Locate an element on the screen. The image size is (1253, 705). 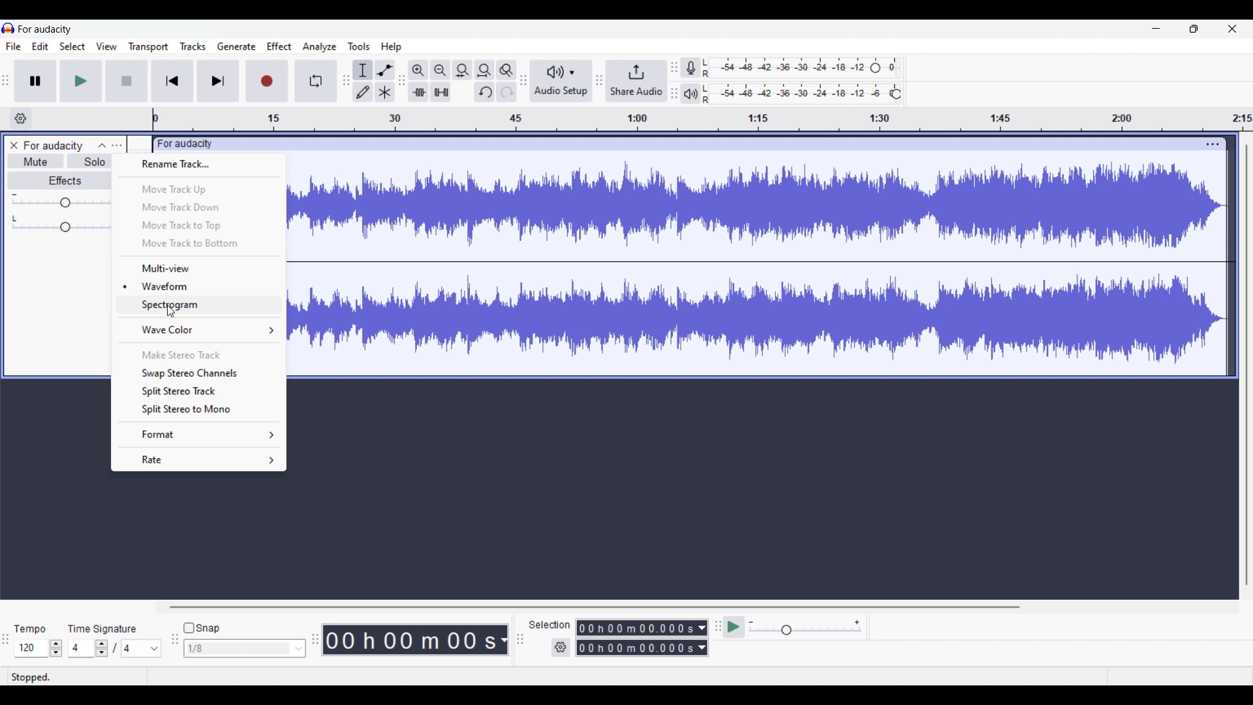
Playback meter is located at coordinates (691, 93).